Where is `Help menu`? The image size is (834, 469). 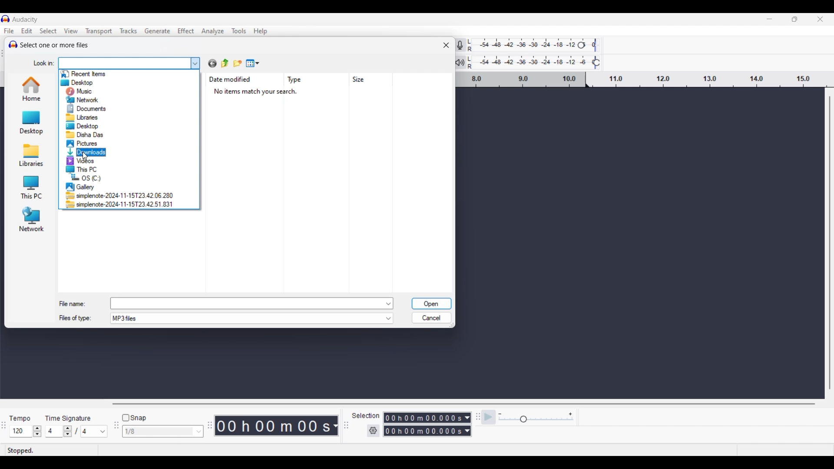
Help menu is located at coordinates (261, 31).